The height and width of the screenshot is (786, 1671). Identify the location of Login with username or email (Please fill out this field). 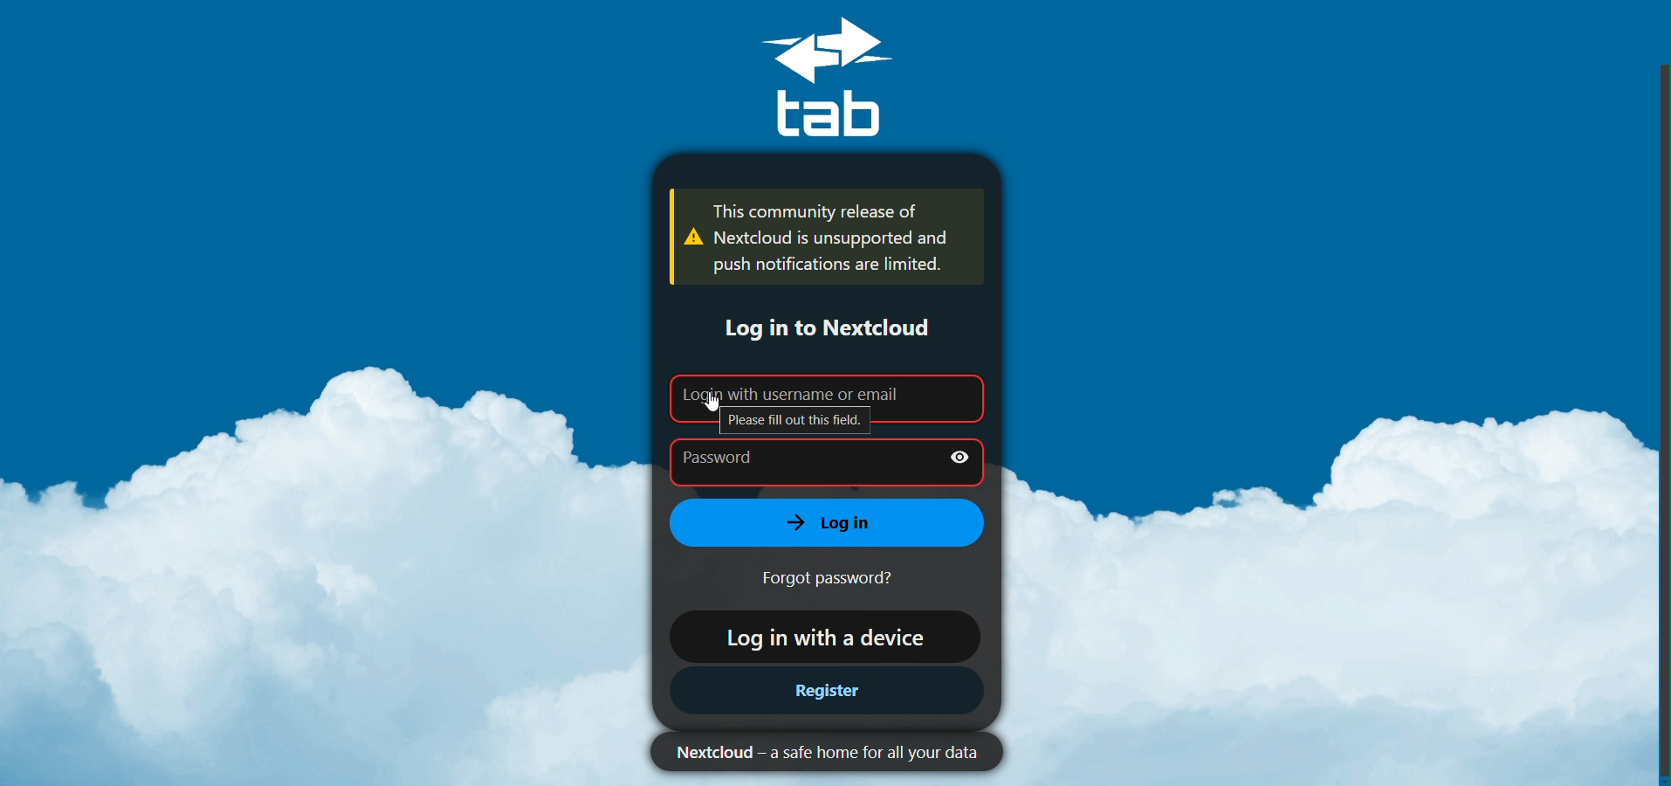
(826, 399).